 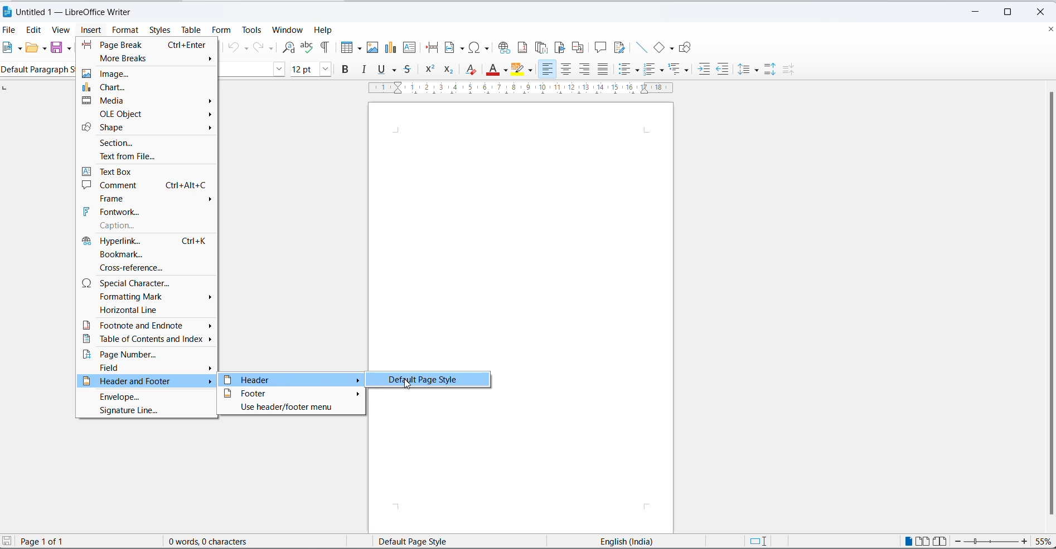 What do you see at coordinates (760, 542) in the screenshot?
I see `standard selection` at bounding box center [760, 542].